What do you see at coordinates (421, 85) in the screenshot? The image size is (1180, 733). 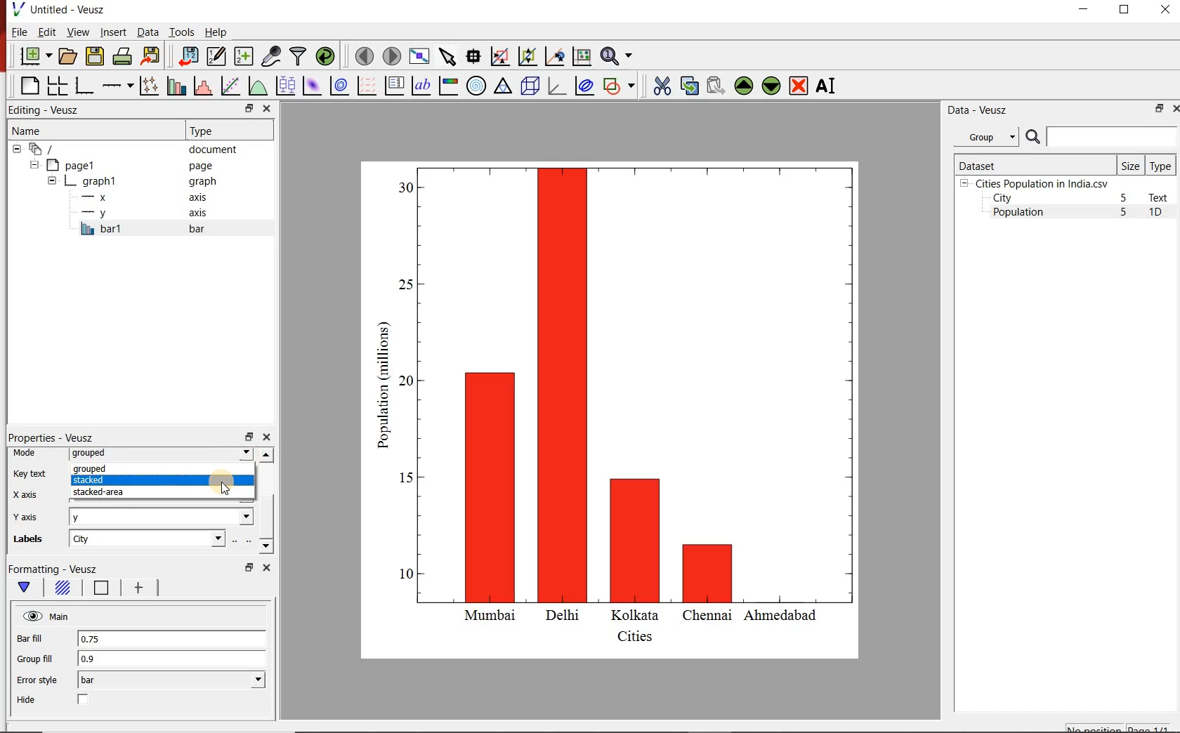 I see `text label` at bounding box center [421, 85].